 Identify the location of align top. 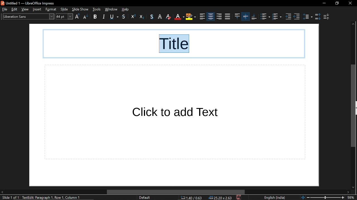
(227, 17).